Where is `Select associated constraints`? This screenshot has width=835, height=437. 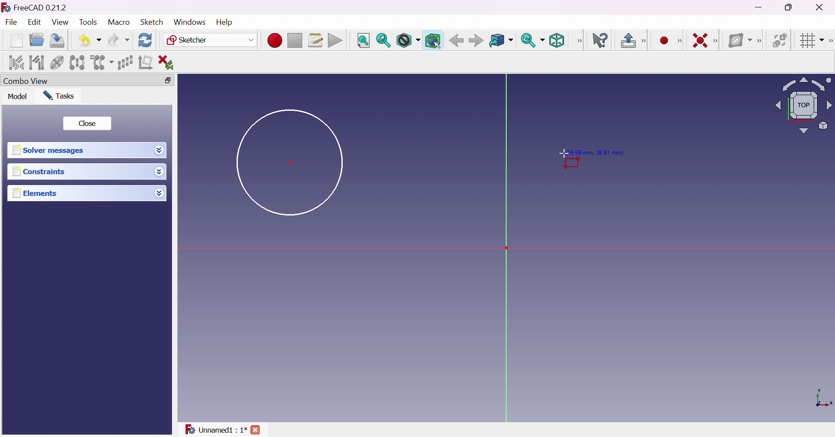
Select associated constraints is located at coordinates (15, 63).